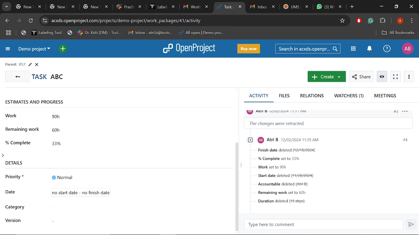 The image size is (419, 235). I want to click on Grammerly, so click(371, 21).